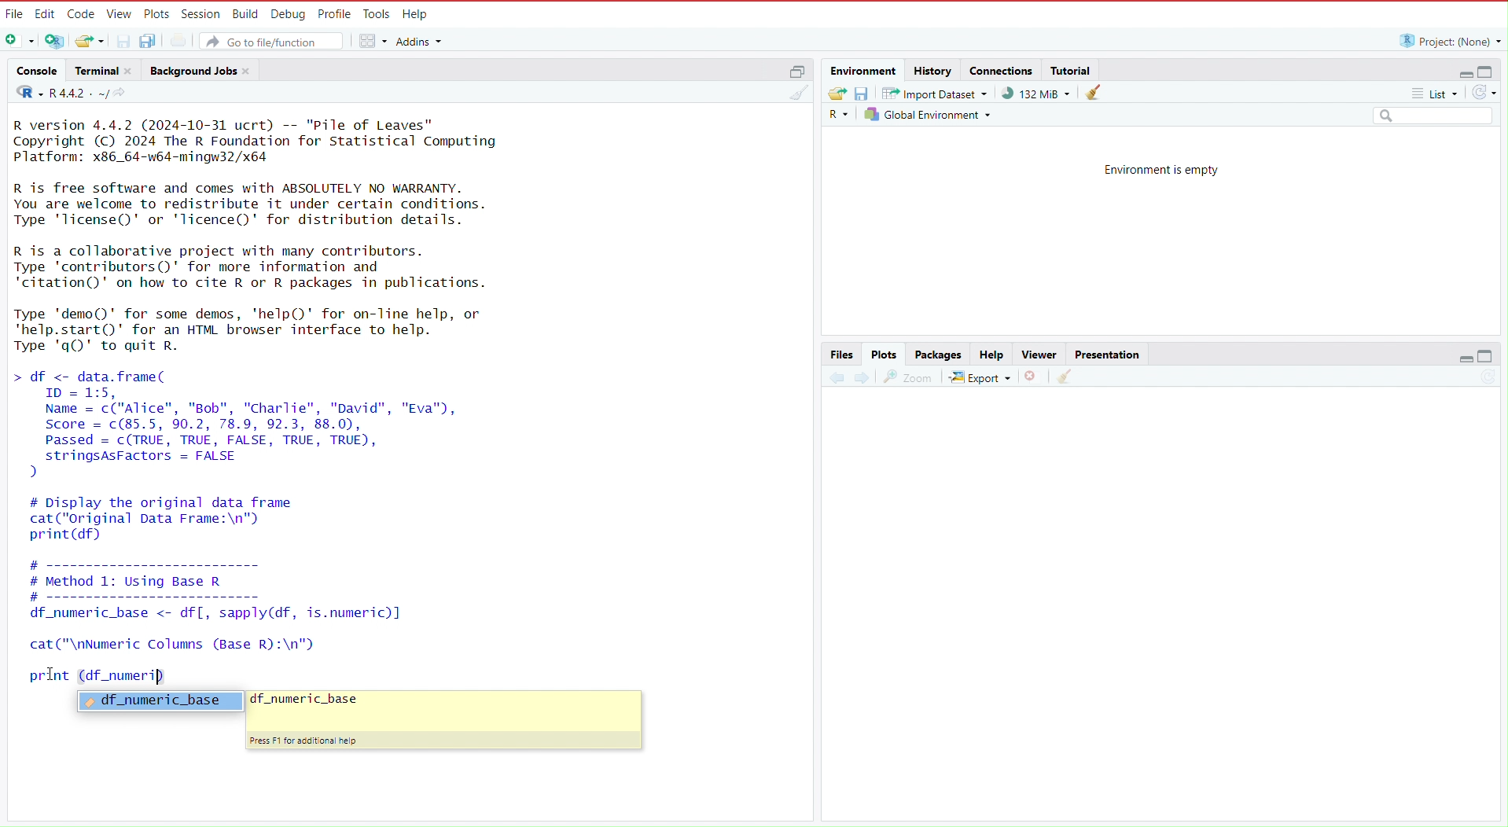 This screenshot has width=1508, height=827. Describe the element at coordinates (882, 355) in the screenshot. I see `Plots` at that location.